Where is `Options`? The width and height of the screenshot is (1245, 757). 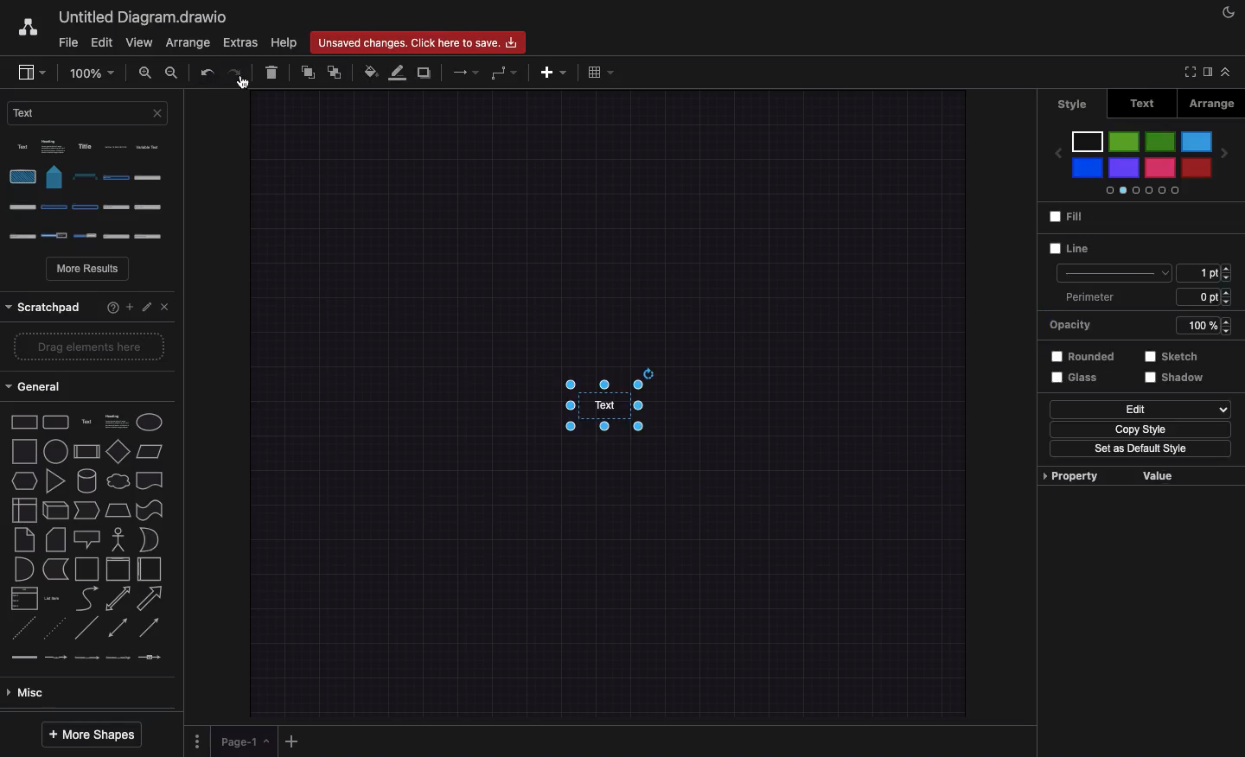 Options is located at coordinates (196, 739).